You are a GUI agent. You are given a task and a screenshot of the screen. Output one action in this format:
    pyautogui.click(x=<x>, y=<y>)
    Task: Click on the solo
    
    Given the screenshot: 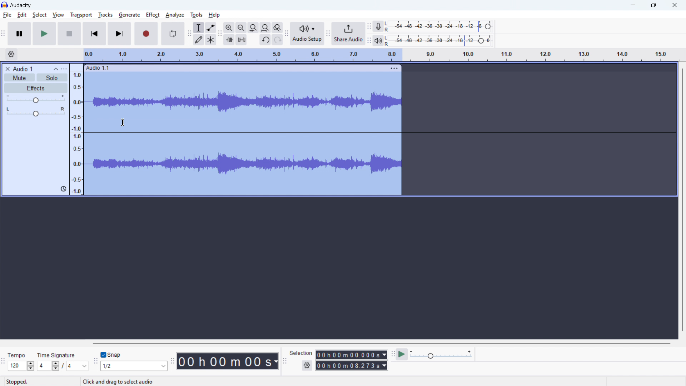 What is the action you would take?
    pyautogui.click(x=53, y=77)
    